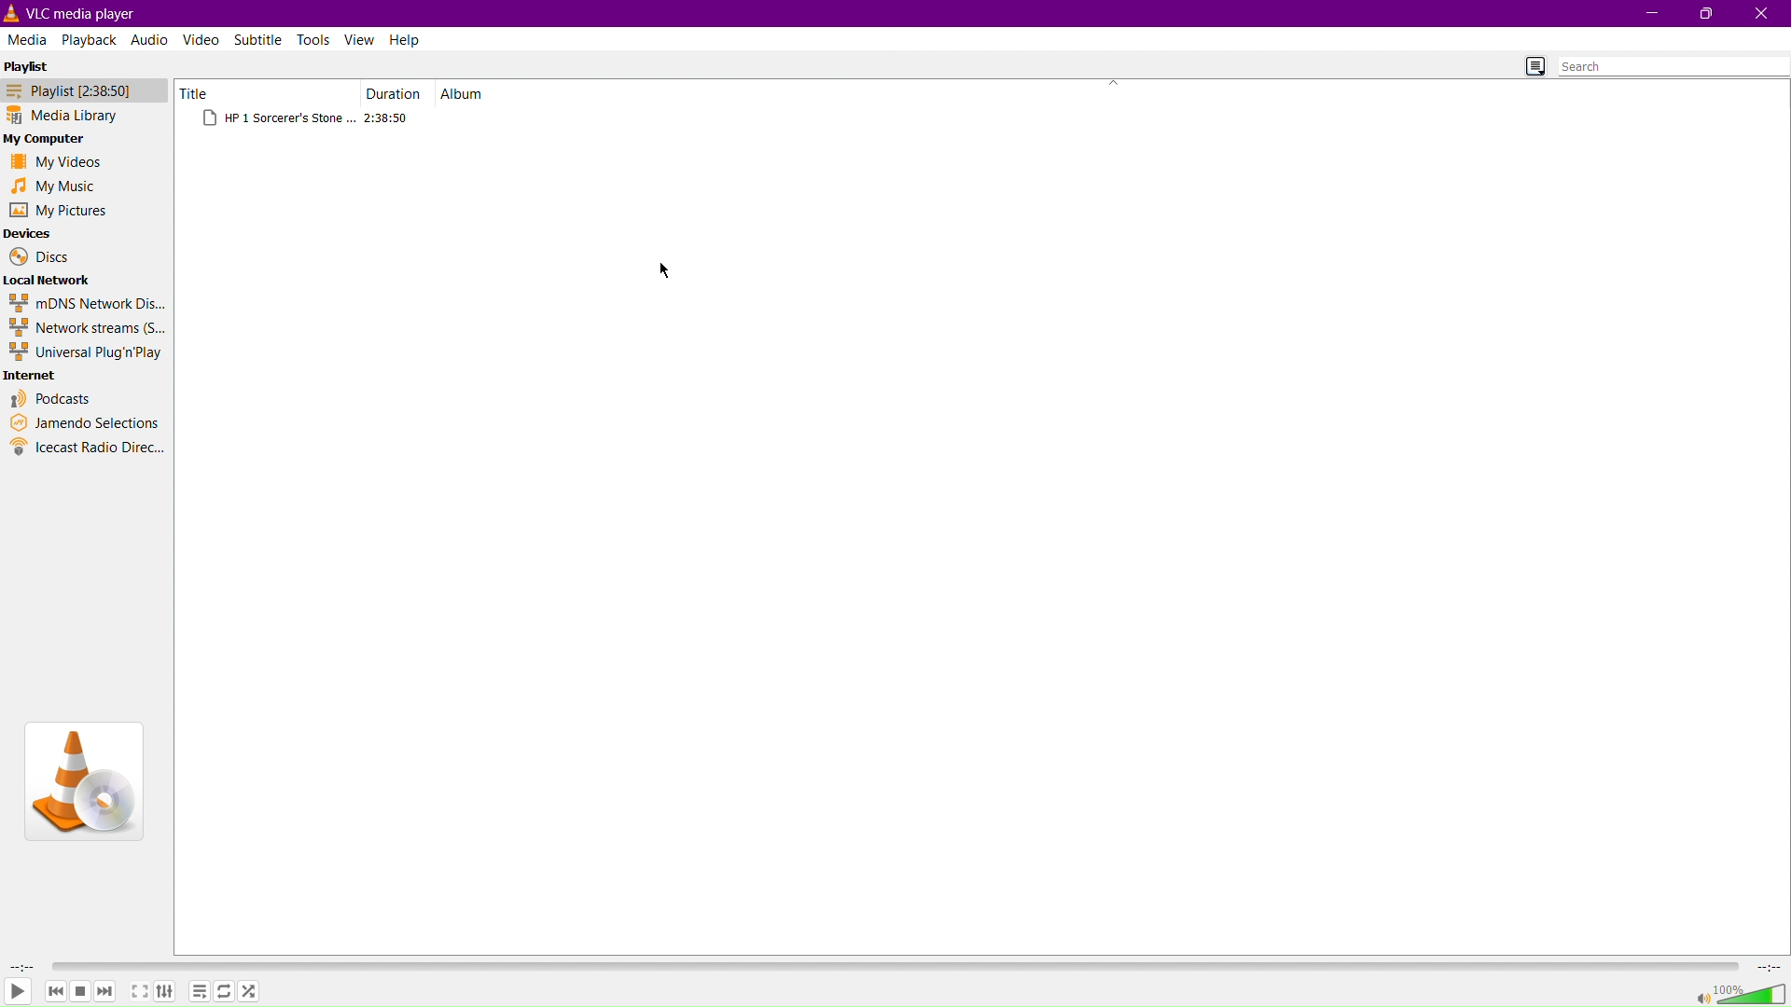  Describe the element at coordinates (33, 64) in the screenshot. I see `Playlist` at that location.